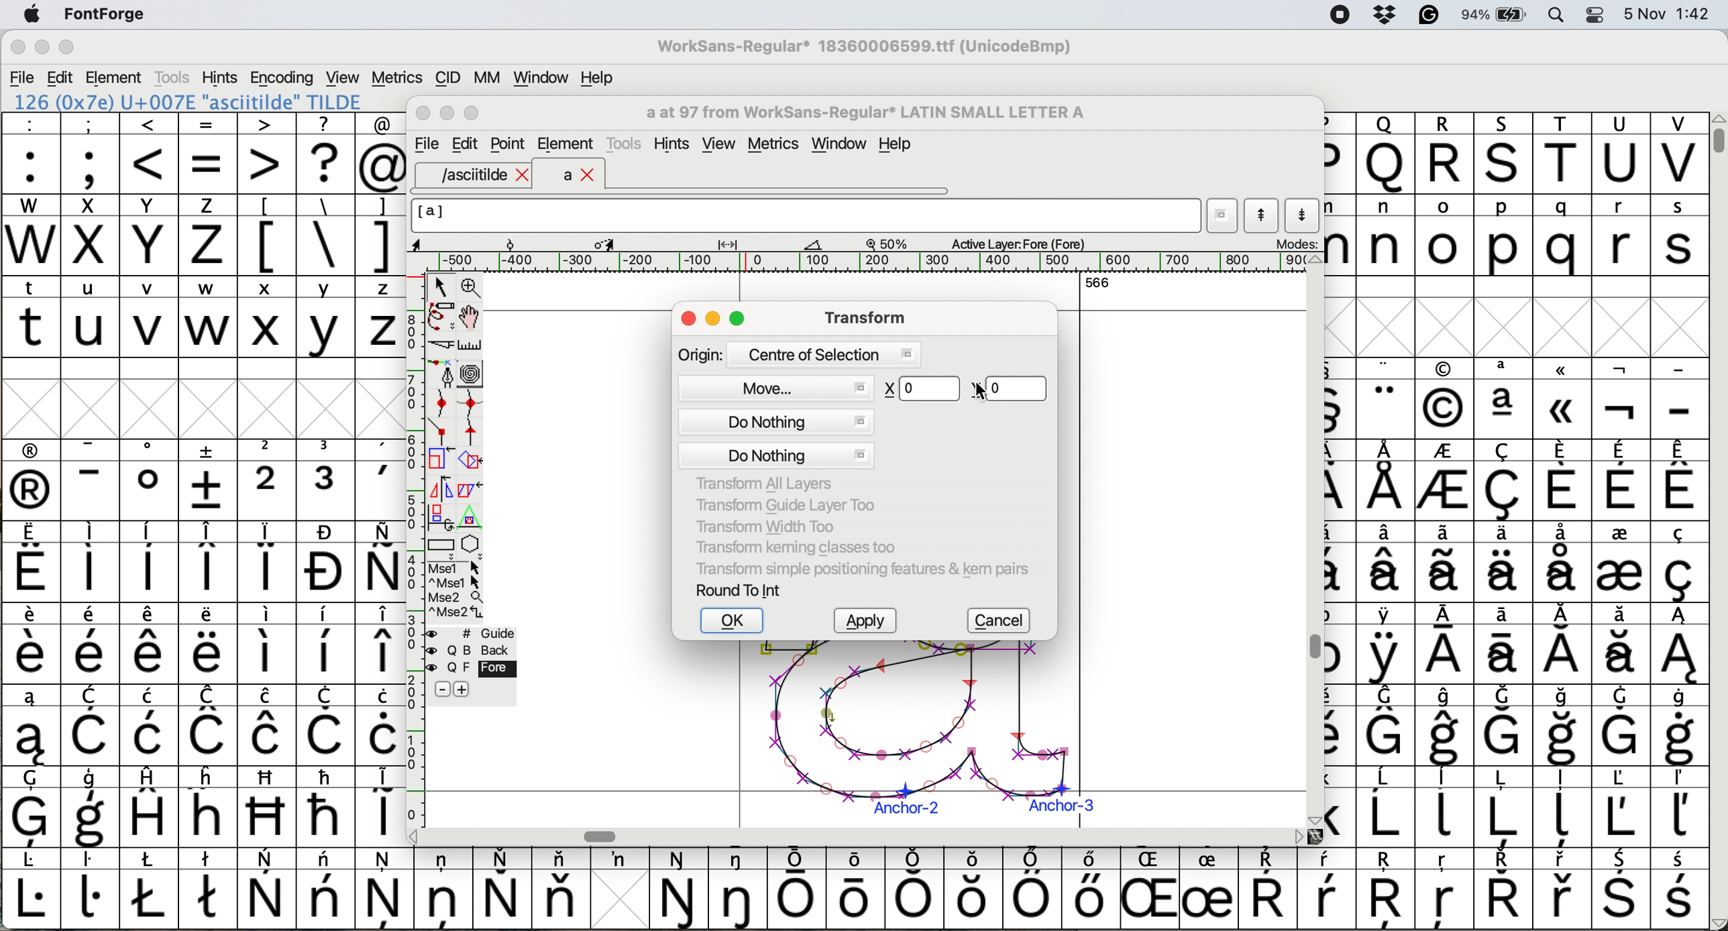 This screenshot has width=1728, height=931. What do you see at coordinates (1562, 480) in the screenshot?
I see `symbol` at bounding box center [1562, 480].